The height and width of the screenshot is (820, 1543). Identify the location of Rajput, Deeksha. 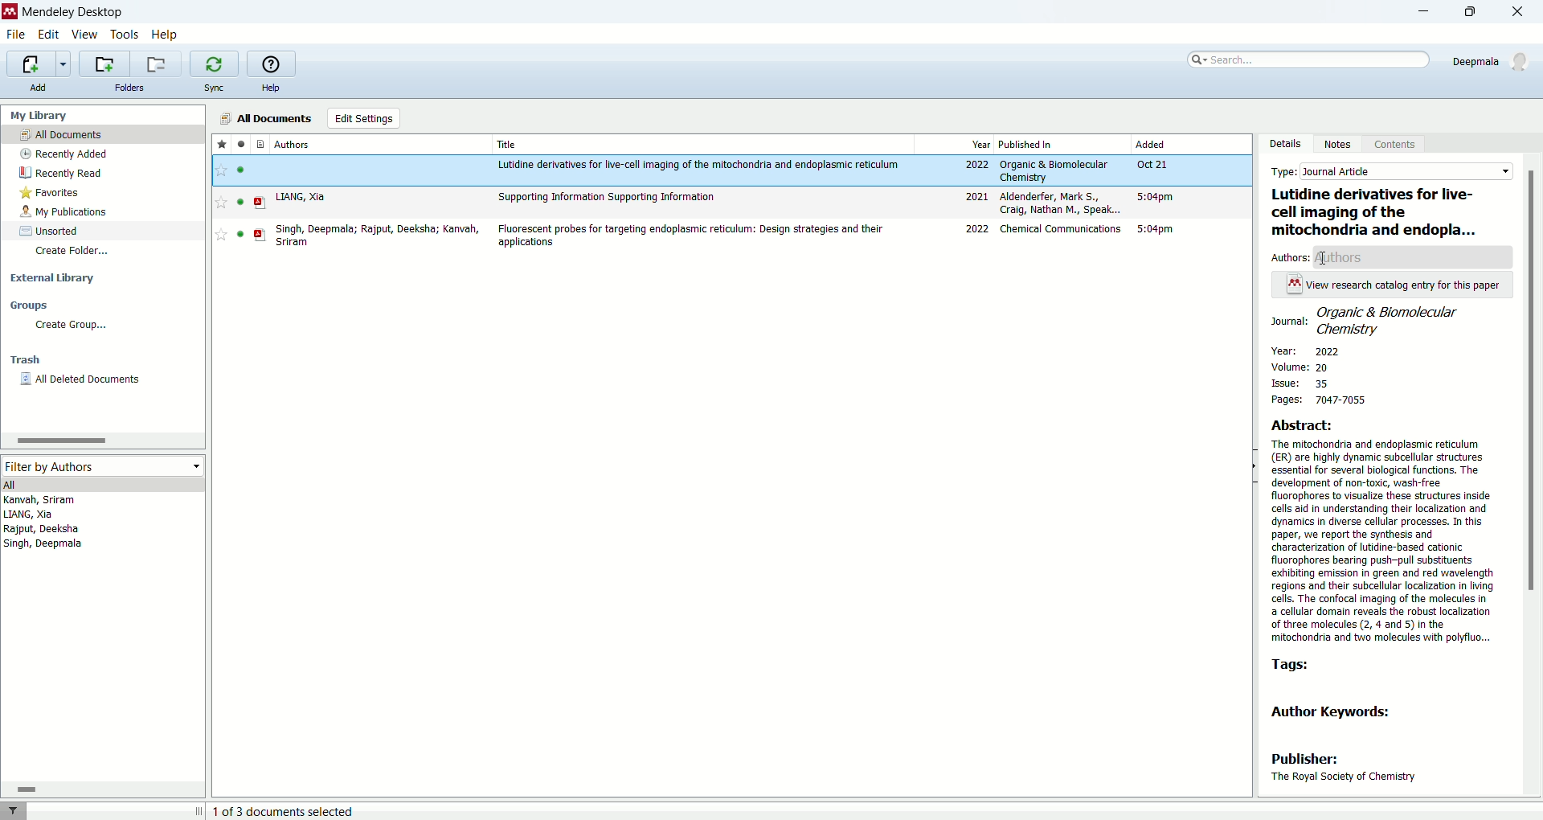
(40, 529).